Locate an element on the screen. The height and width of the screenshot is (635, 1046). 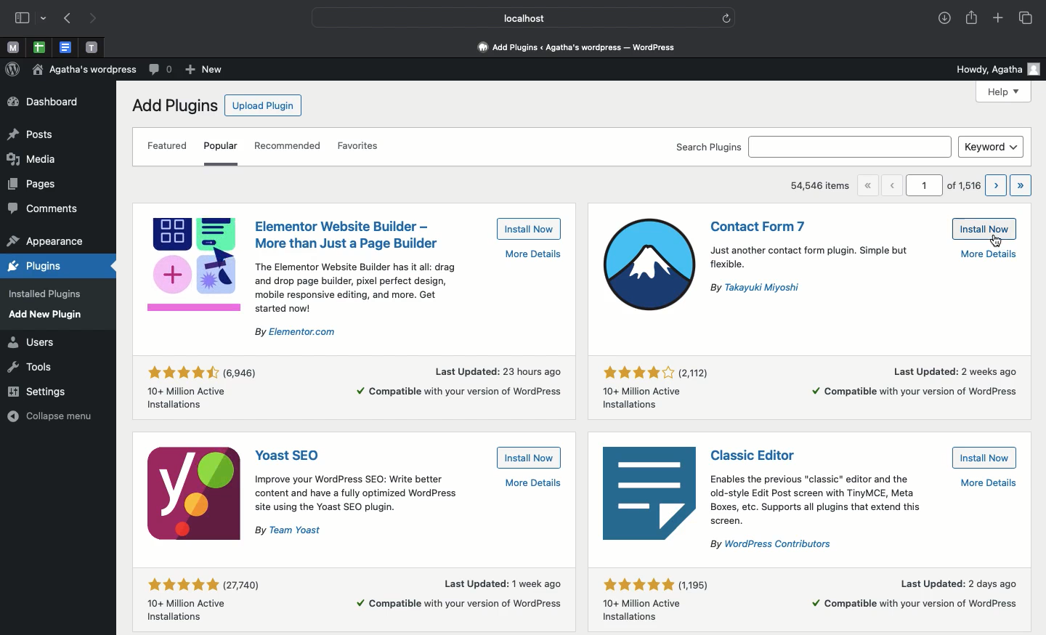
More details is located at coordinates (533, 484).